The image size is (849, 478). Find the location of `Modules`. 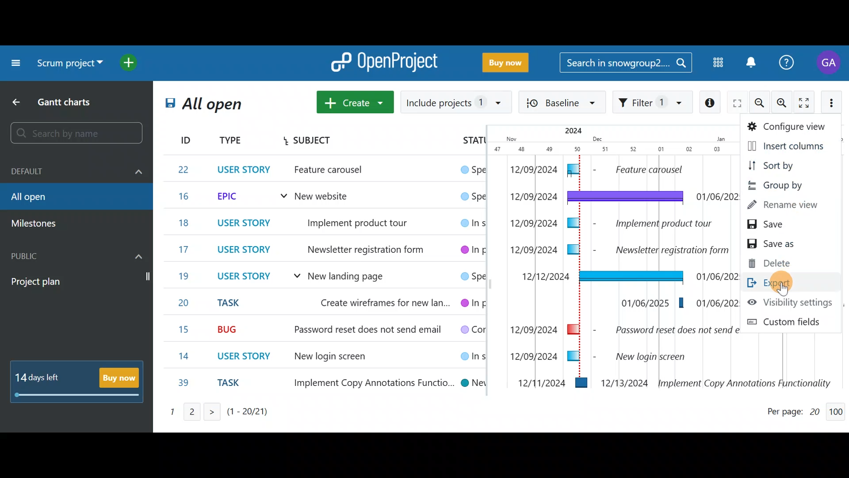

Modules is located at coordinates (717, 63).